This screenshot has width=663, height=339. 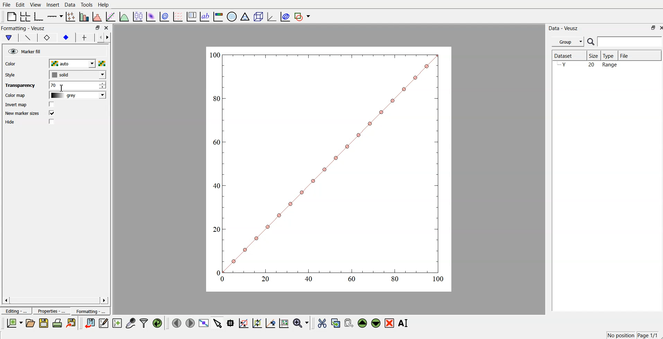 I want to click on plot a 2d dataset as an, so click(x=151, y=16).